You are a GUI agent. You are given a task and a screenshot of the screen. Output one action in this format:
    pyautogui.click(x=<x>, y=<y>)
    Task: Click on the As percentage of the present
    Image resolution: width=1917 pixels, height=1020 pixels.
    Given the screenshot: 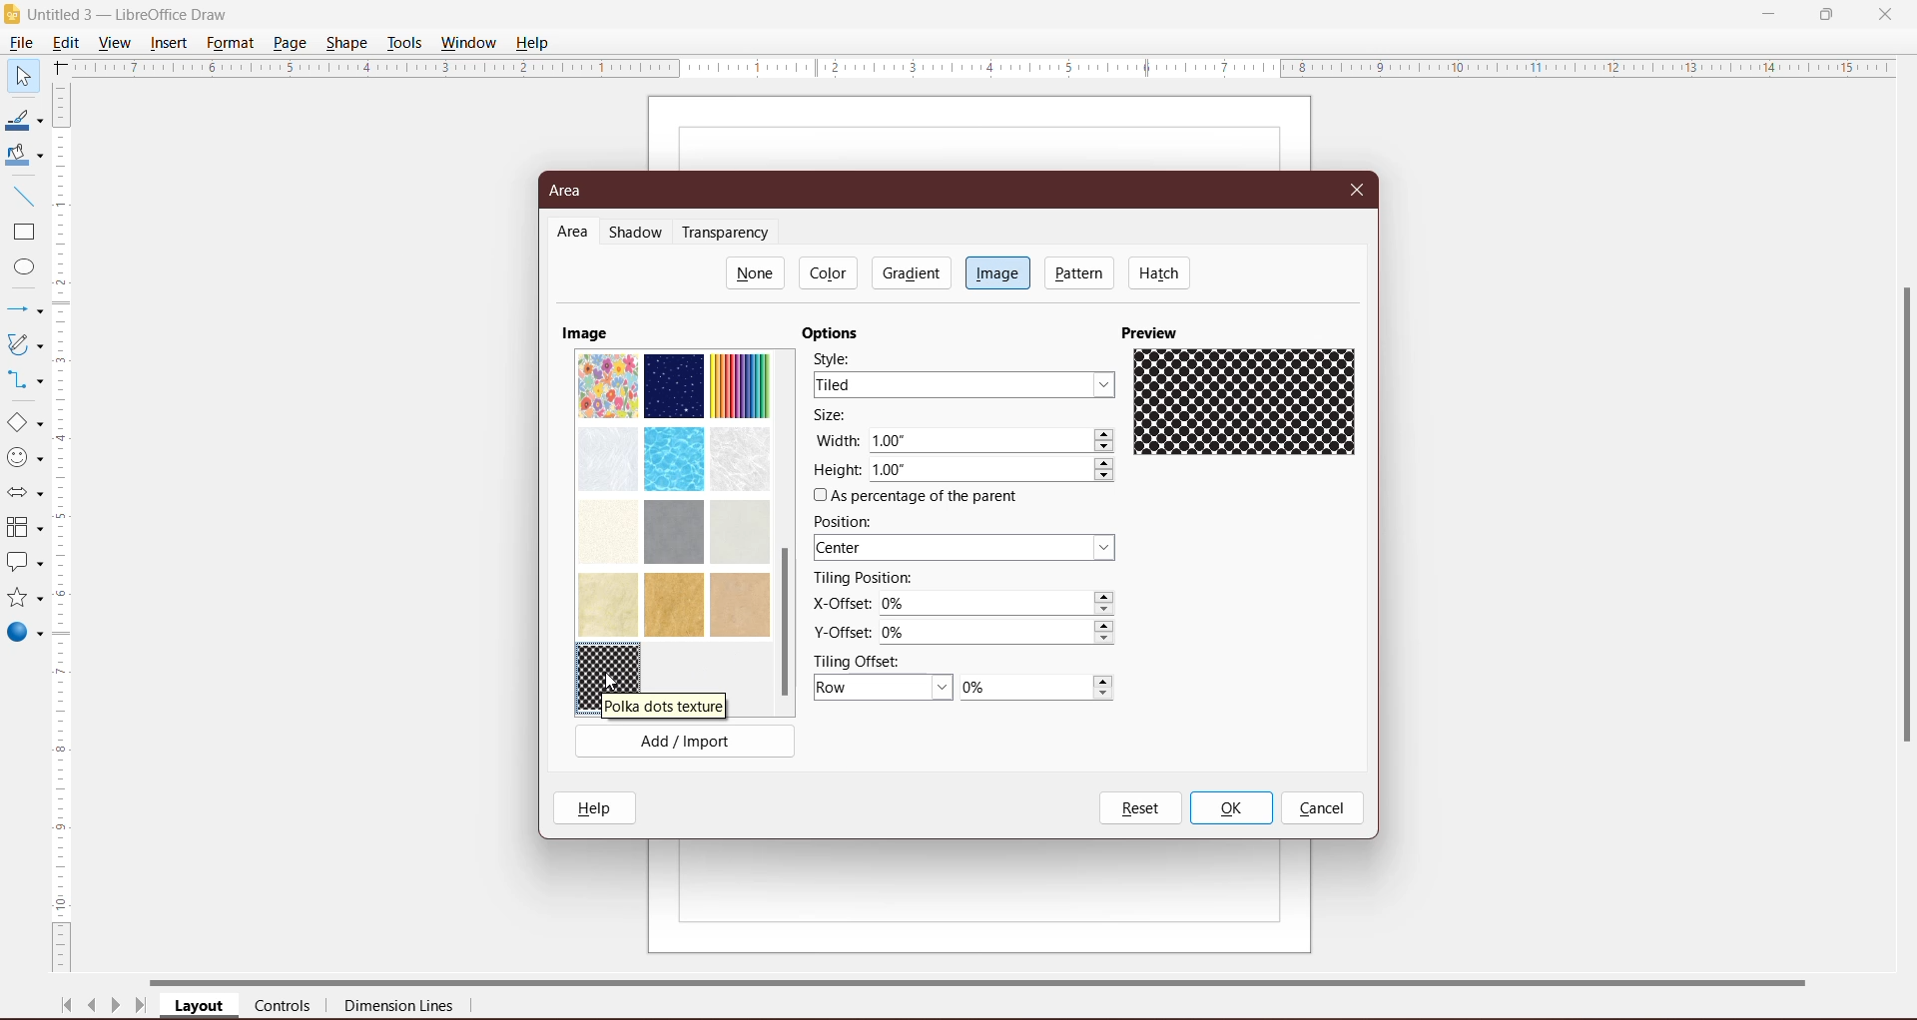 What is the action you would take?
    pyautogui.click(x=920, y=497)
    